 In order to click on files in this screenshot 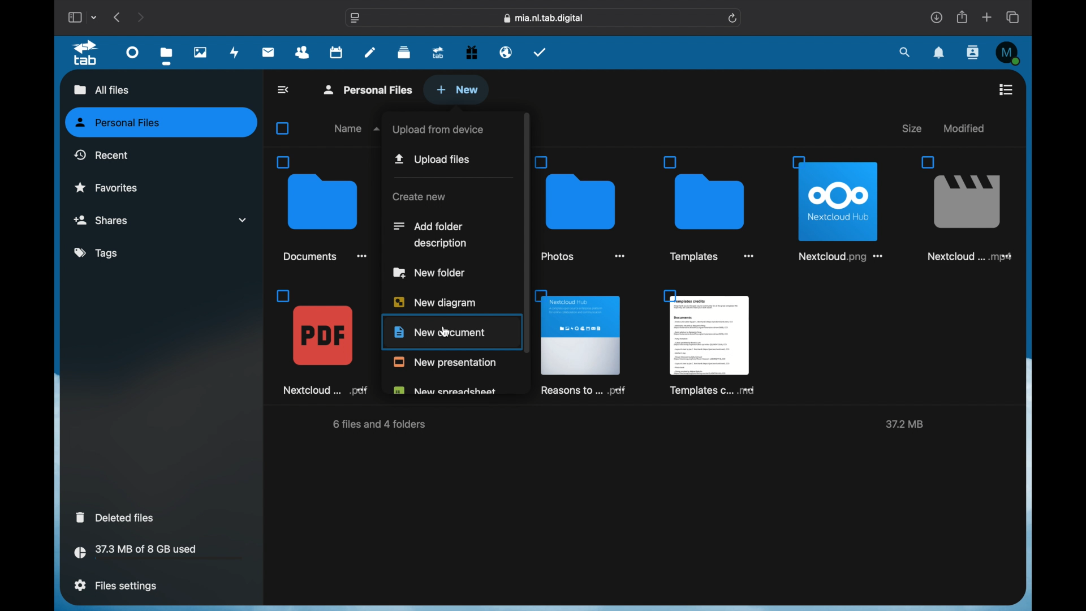, I will do `click(166, 55)`.